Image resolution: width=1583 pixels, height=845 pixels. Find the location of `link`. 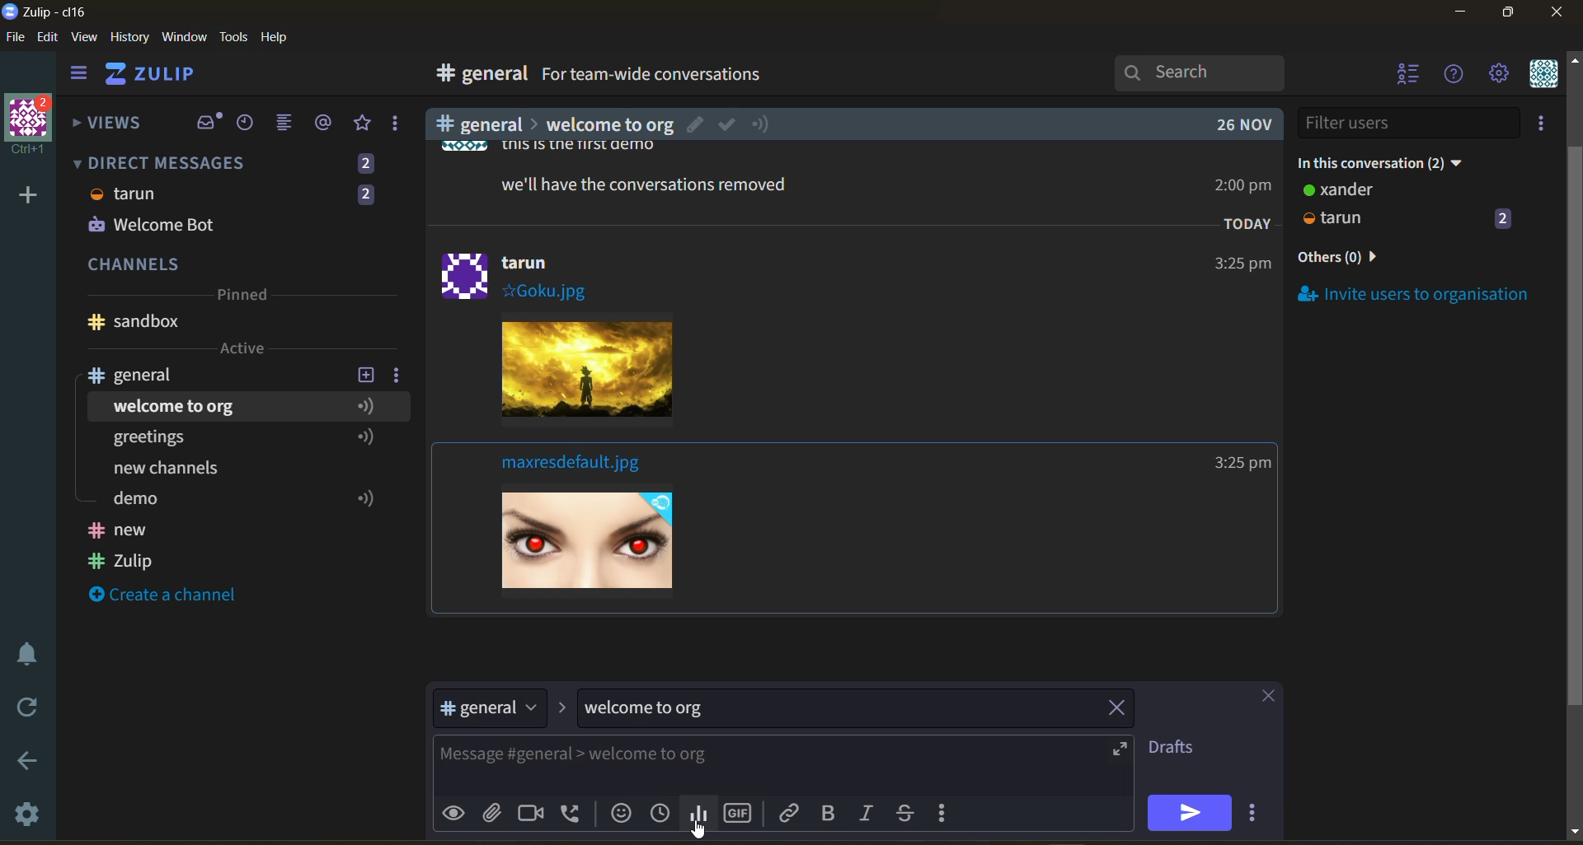

link is located at coordinates (791, 812).